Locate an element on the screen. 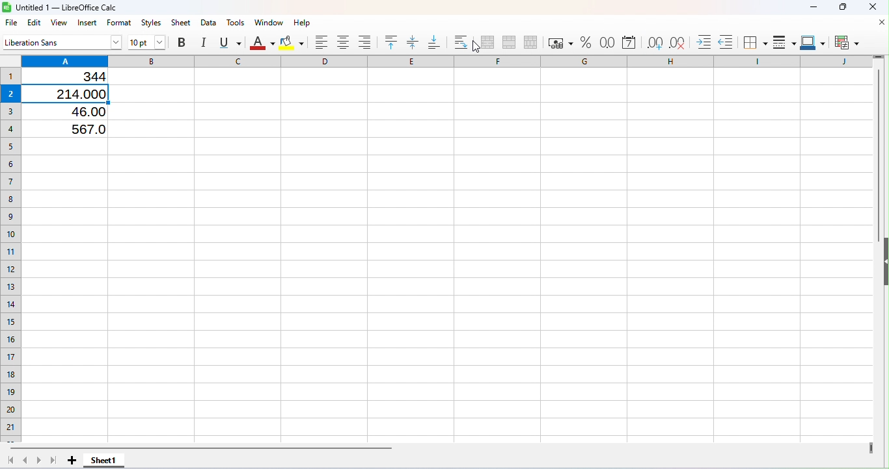 This screenshot has height=469, width=889. 214.00 is located at coordinates (77, 92).